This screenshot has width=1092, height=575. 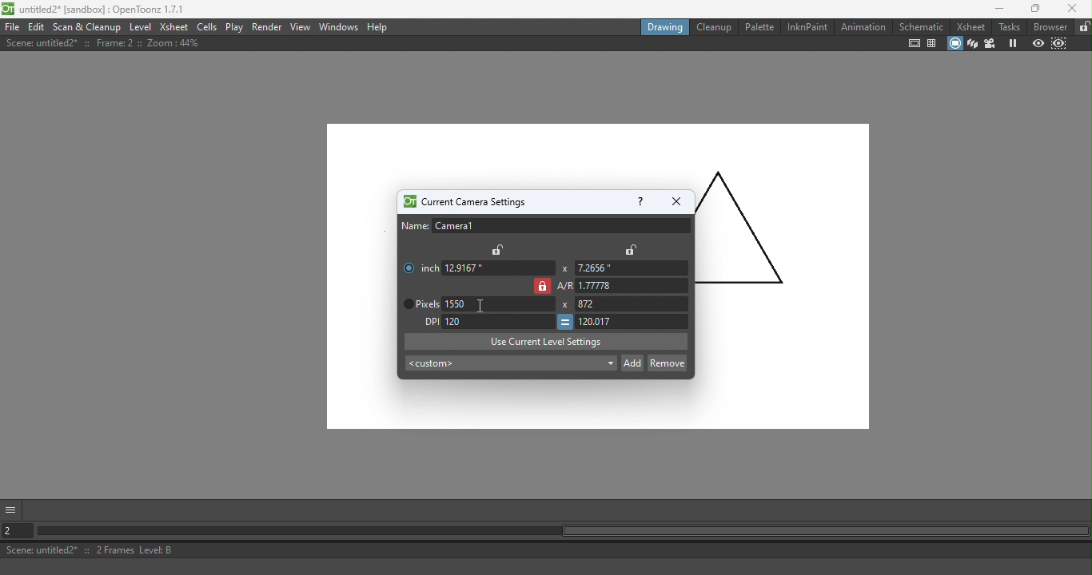 What do you see at coordinates (636, 303) in the screenshot?
I see `Enter pixels` at bounding box center [636, 303].